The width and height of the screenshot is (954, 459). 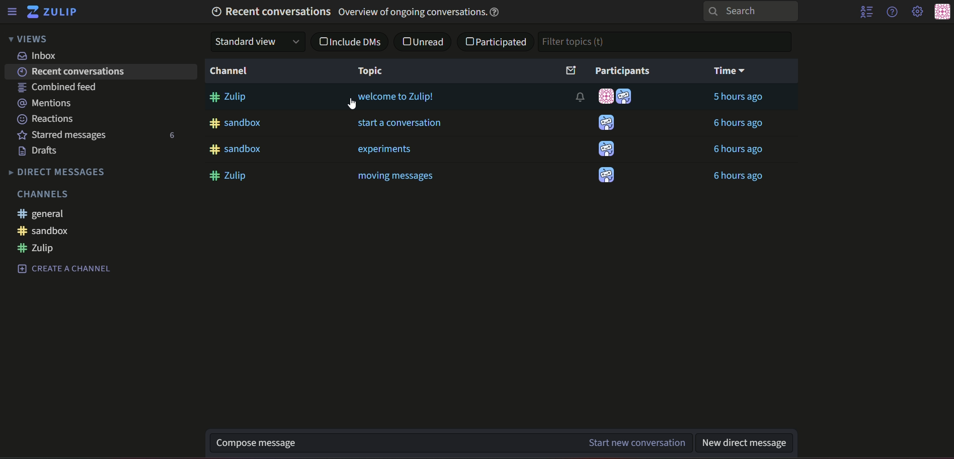 I want to click on #Zulip, so click(x=229, y=97).